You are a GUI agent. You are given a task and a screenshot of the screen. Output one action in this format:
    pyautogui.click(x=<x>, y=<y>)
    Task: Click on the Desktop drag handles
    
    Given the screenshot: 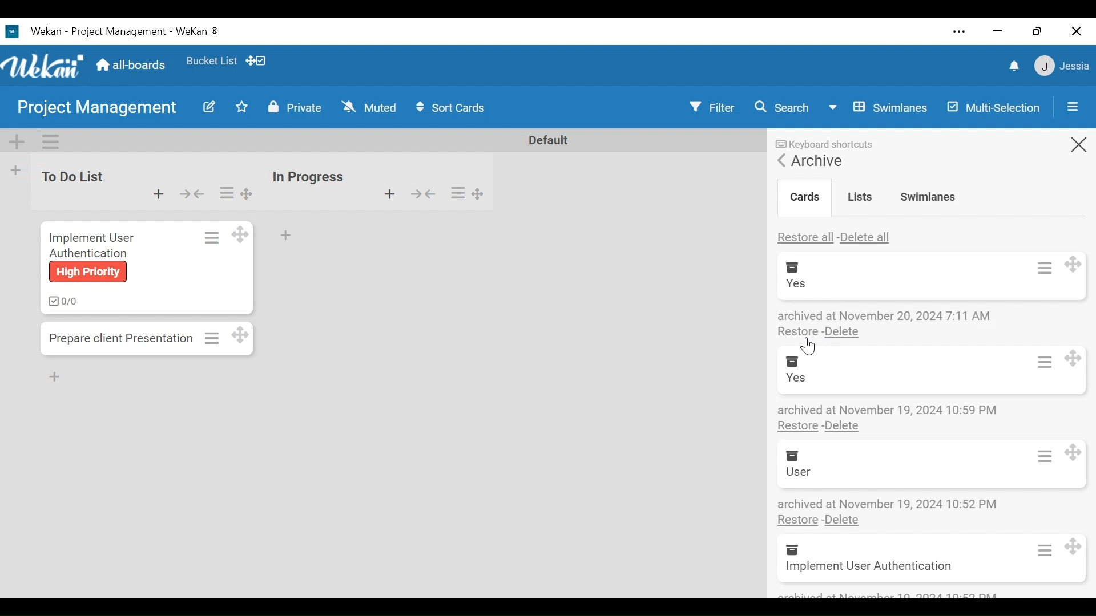 What is the action you would take?
    pyautogui.click(x=1078, y=448)
    